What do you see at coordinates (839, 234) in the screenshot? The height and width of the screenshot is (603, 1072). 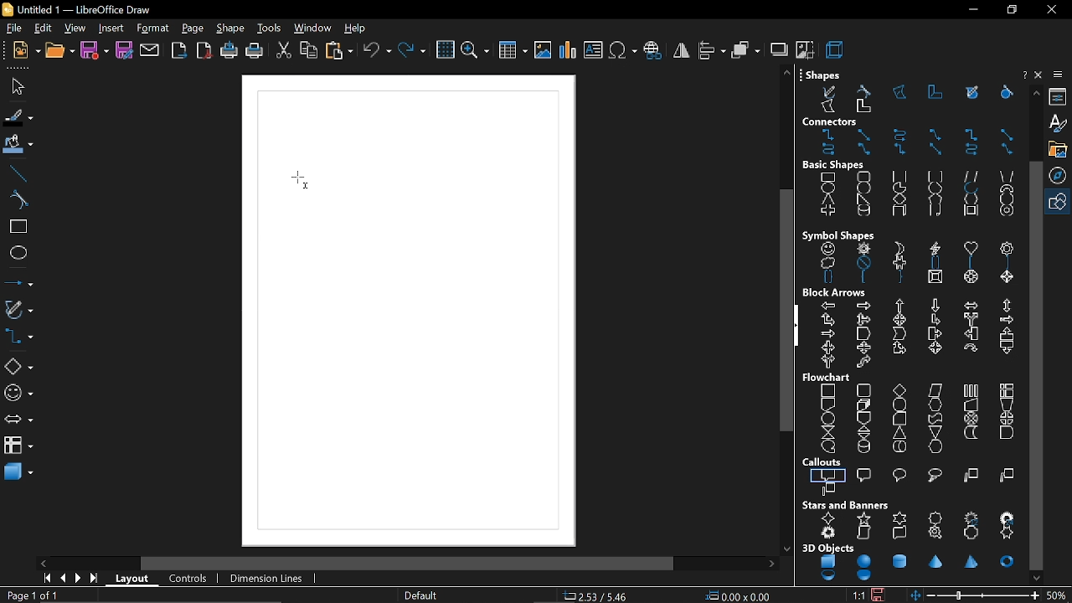 I see `symbol shapes` at bounding box center [839, 234].